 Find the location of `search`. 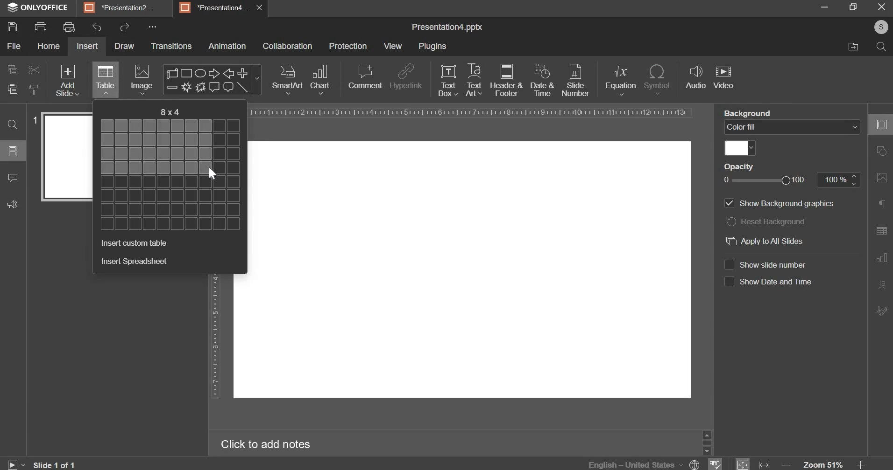

search is located at coordinates (881, 47).